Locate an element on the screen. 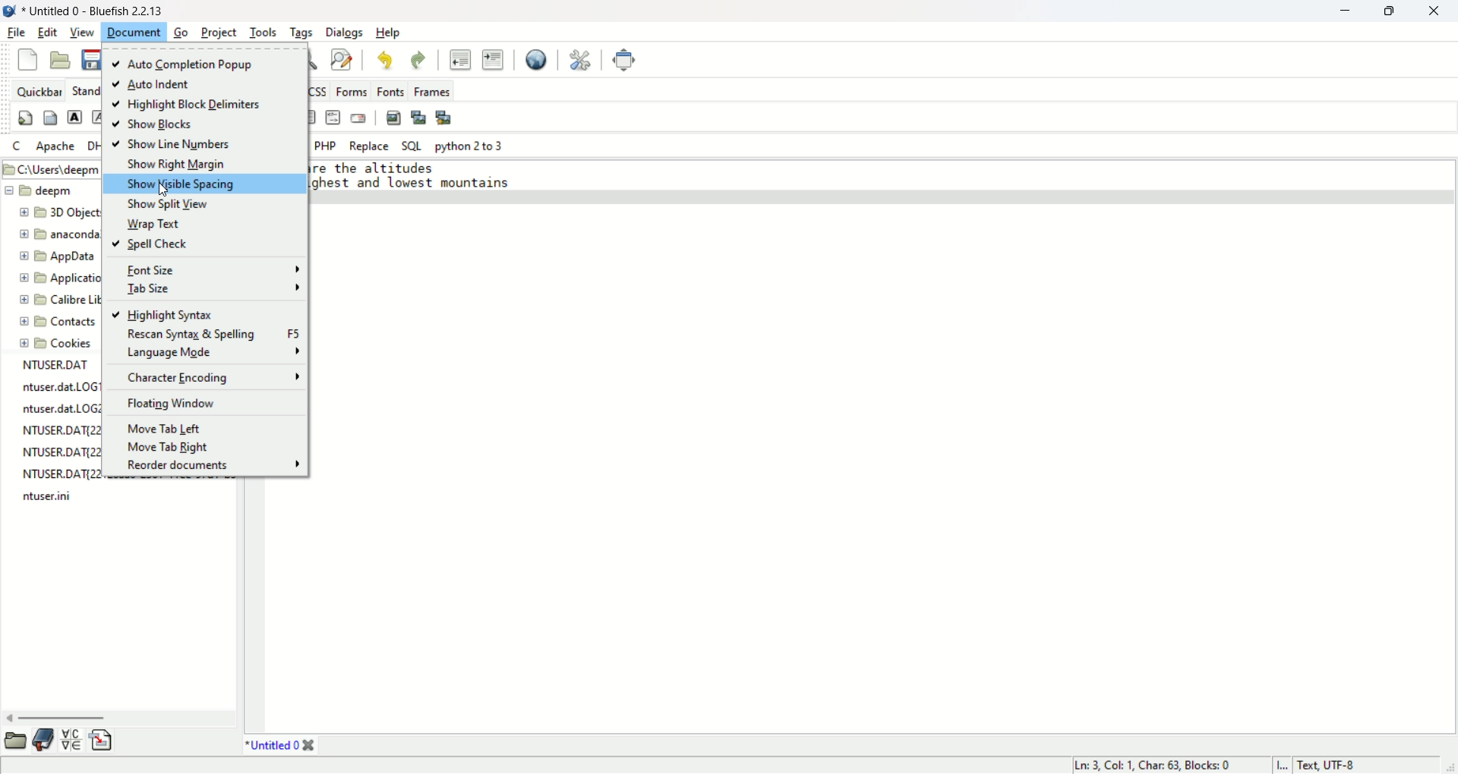  open file is located at coordinates (59, 59).